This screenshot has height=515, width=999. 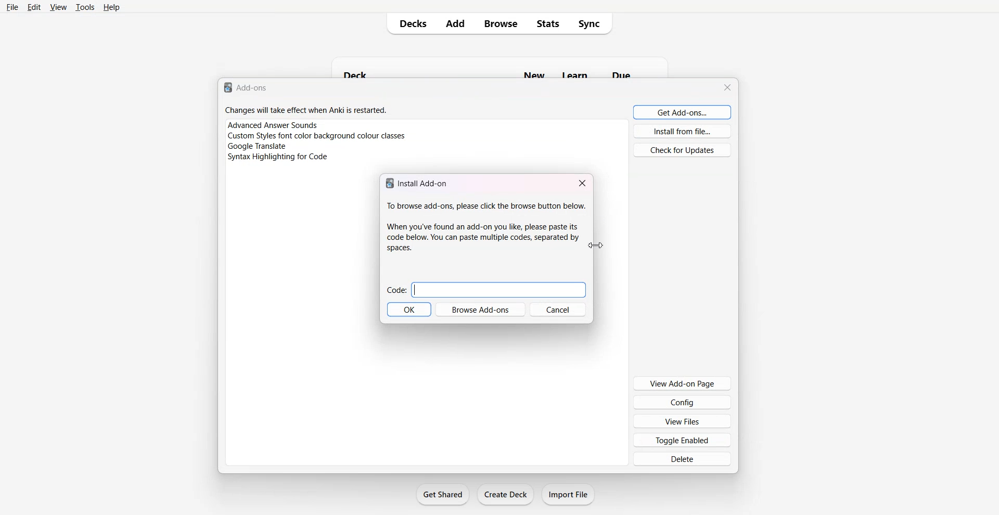 What do you see at coordinates (681, 459) in the screenshot?
I see `Delete` at bounding box center [681, 459].